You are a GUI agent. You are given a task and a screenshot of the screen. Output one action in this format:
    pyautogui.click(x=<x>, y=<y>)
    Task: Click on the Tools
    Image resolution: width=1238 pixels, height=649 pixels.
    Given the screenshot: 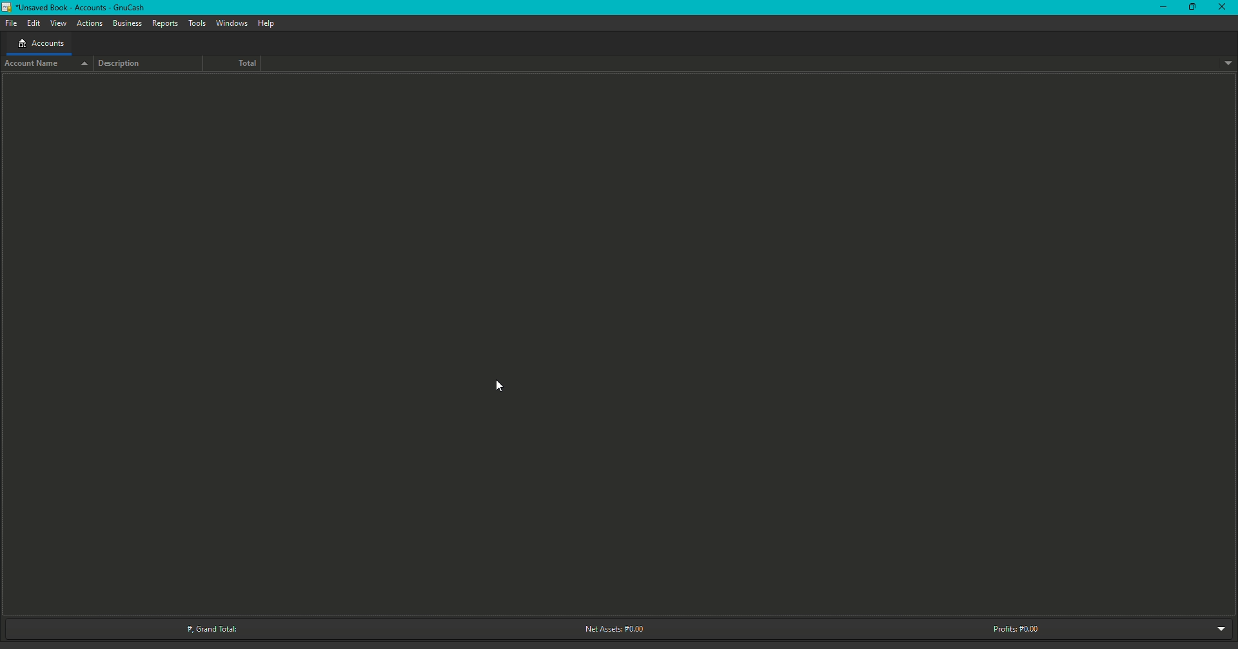 What is the action you would take?
    pyautogui.click(x=195, y=24)
    